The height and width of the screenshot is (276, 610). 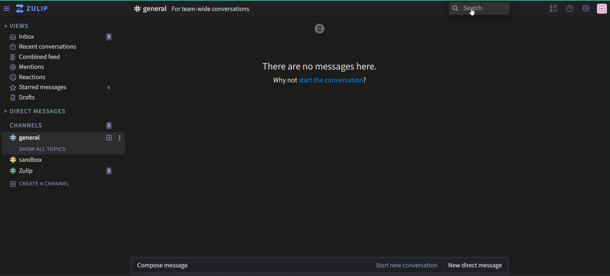 I want to click on Title and logo, so click(x=33, y=9).